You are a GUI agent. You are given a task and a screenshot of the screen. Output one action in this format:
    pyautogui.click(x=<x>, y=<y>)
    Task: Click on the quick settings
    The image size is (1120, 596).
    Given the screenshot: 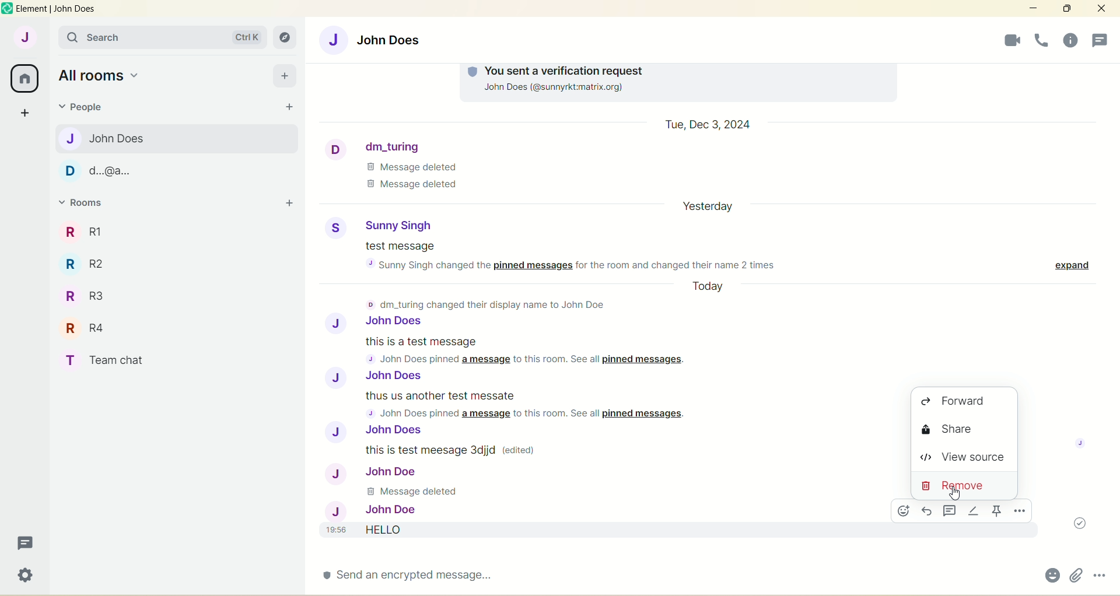 What is the action you would take?
    pyautogui.click(x=24, y=576)
    